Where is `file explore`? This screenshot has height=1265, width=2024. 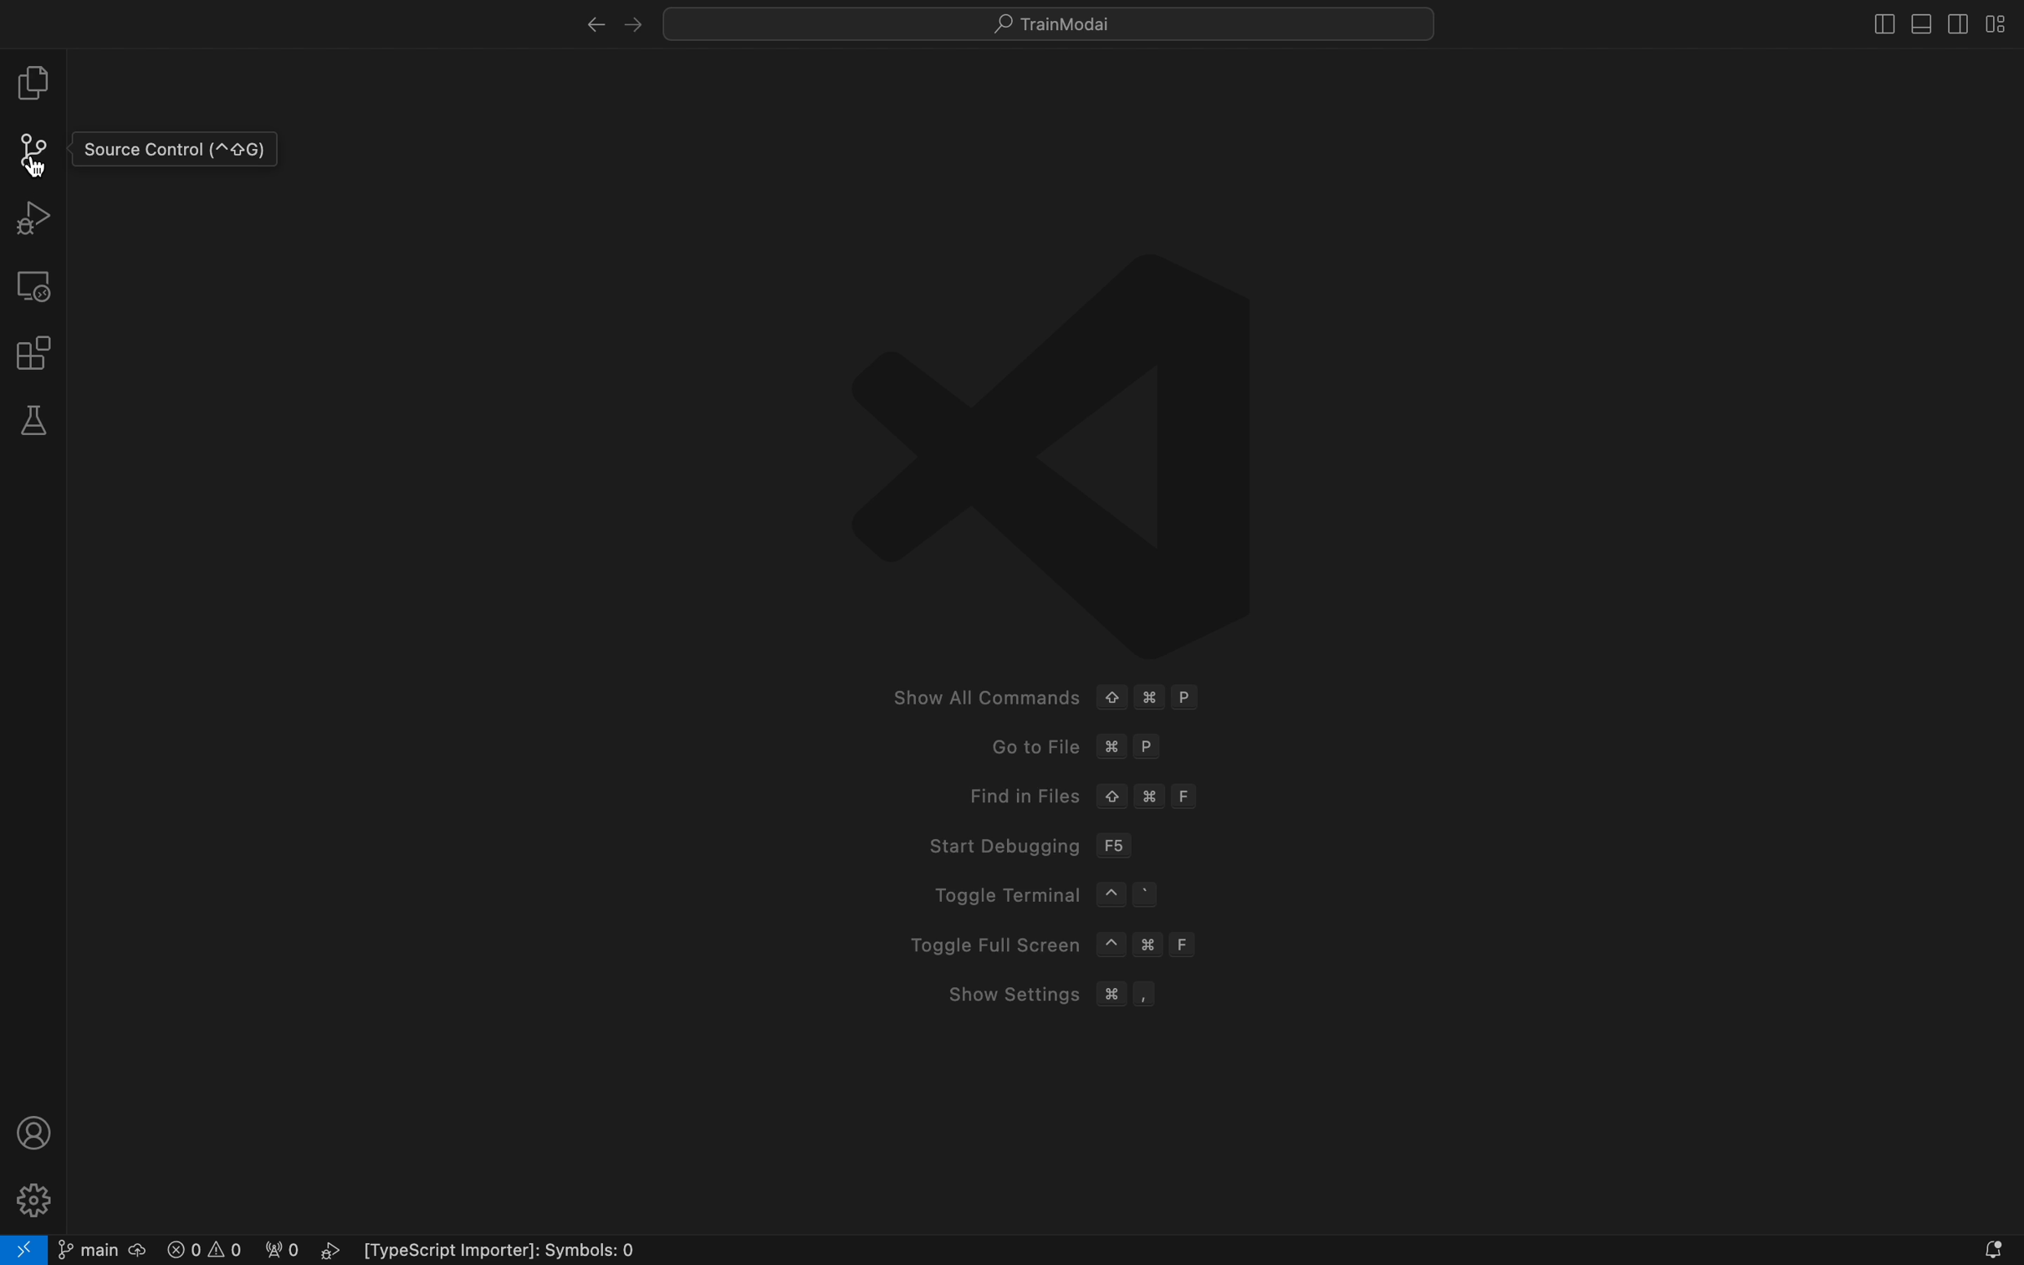
file explore is located at coordinates (36, 83).